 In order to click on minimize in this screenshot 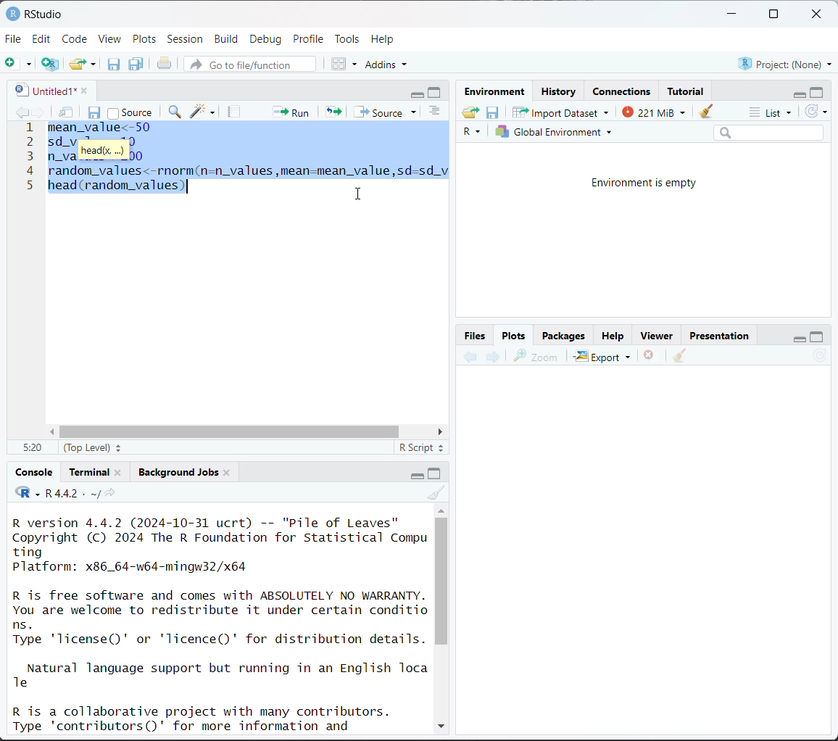, I will do `click(733, 15)`.